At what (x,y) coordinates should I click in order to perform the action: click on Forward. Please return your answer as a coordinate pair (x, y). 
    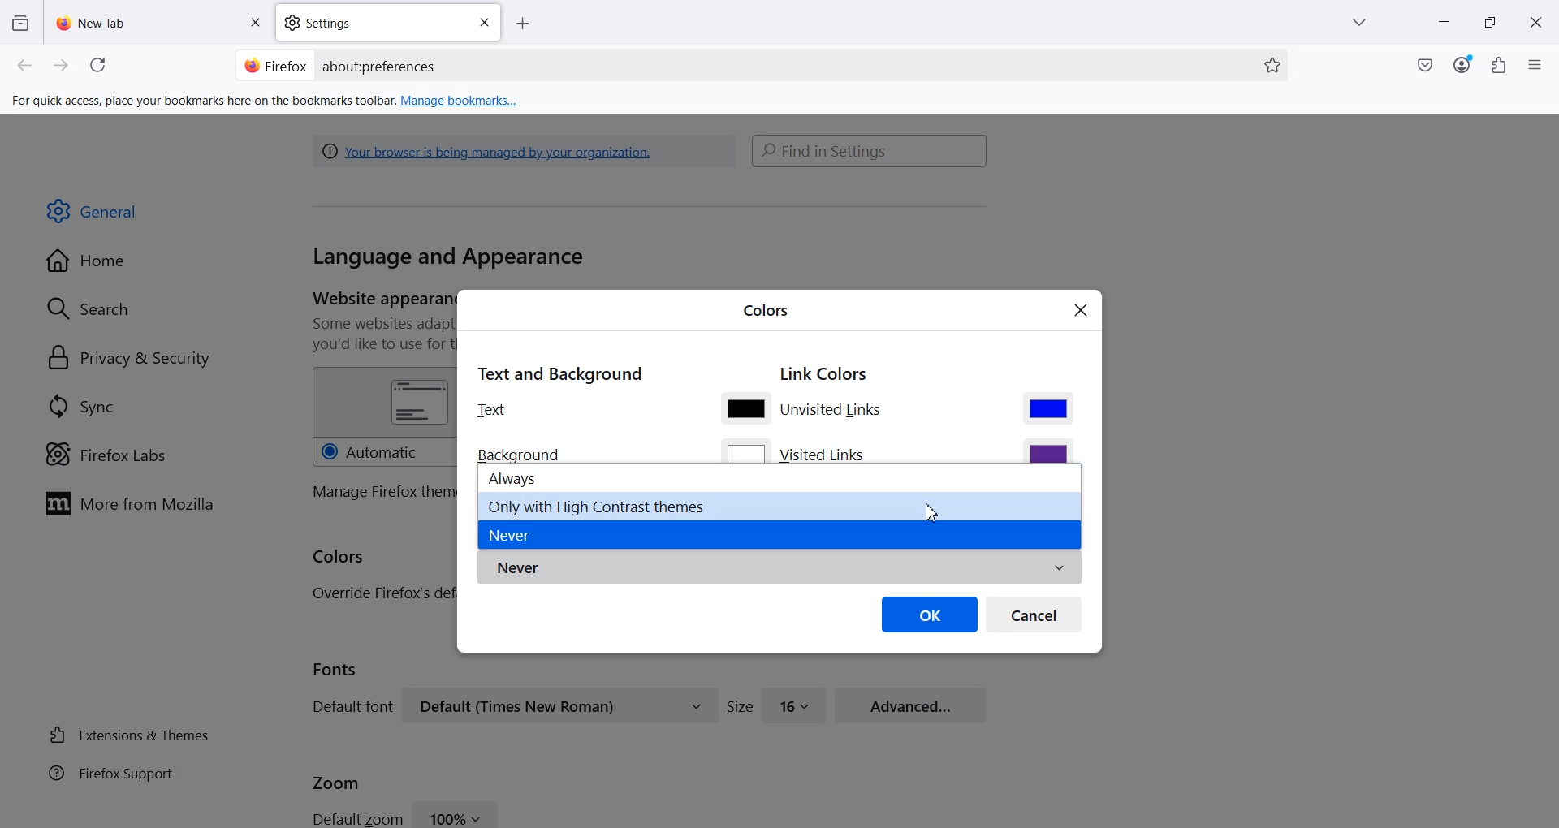
    Looking at the image, I should click on (62, 66).